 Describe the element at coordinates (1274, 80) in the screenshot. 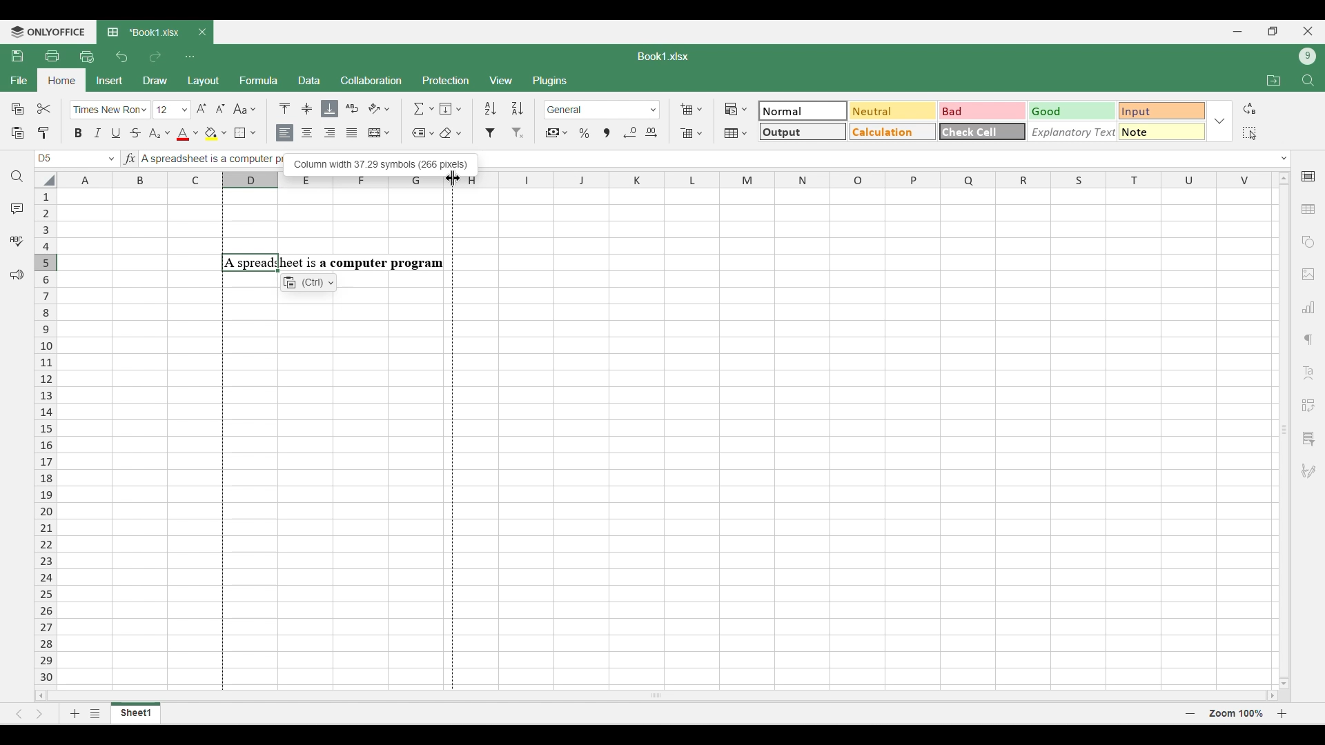

I see `Open file location` at that location.